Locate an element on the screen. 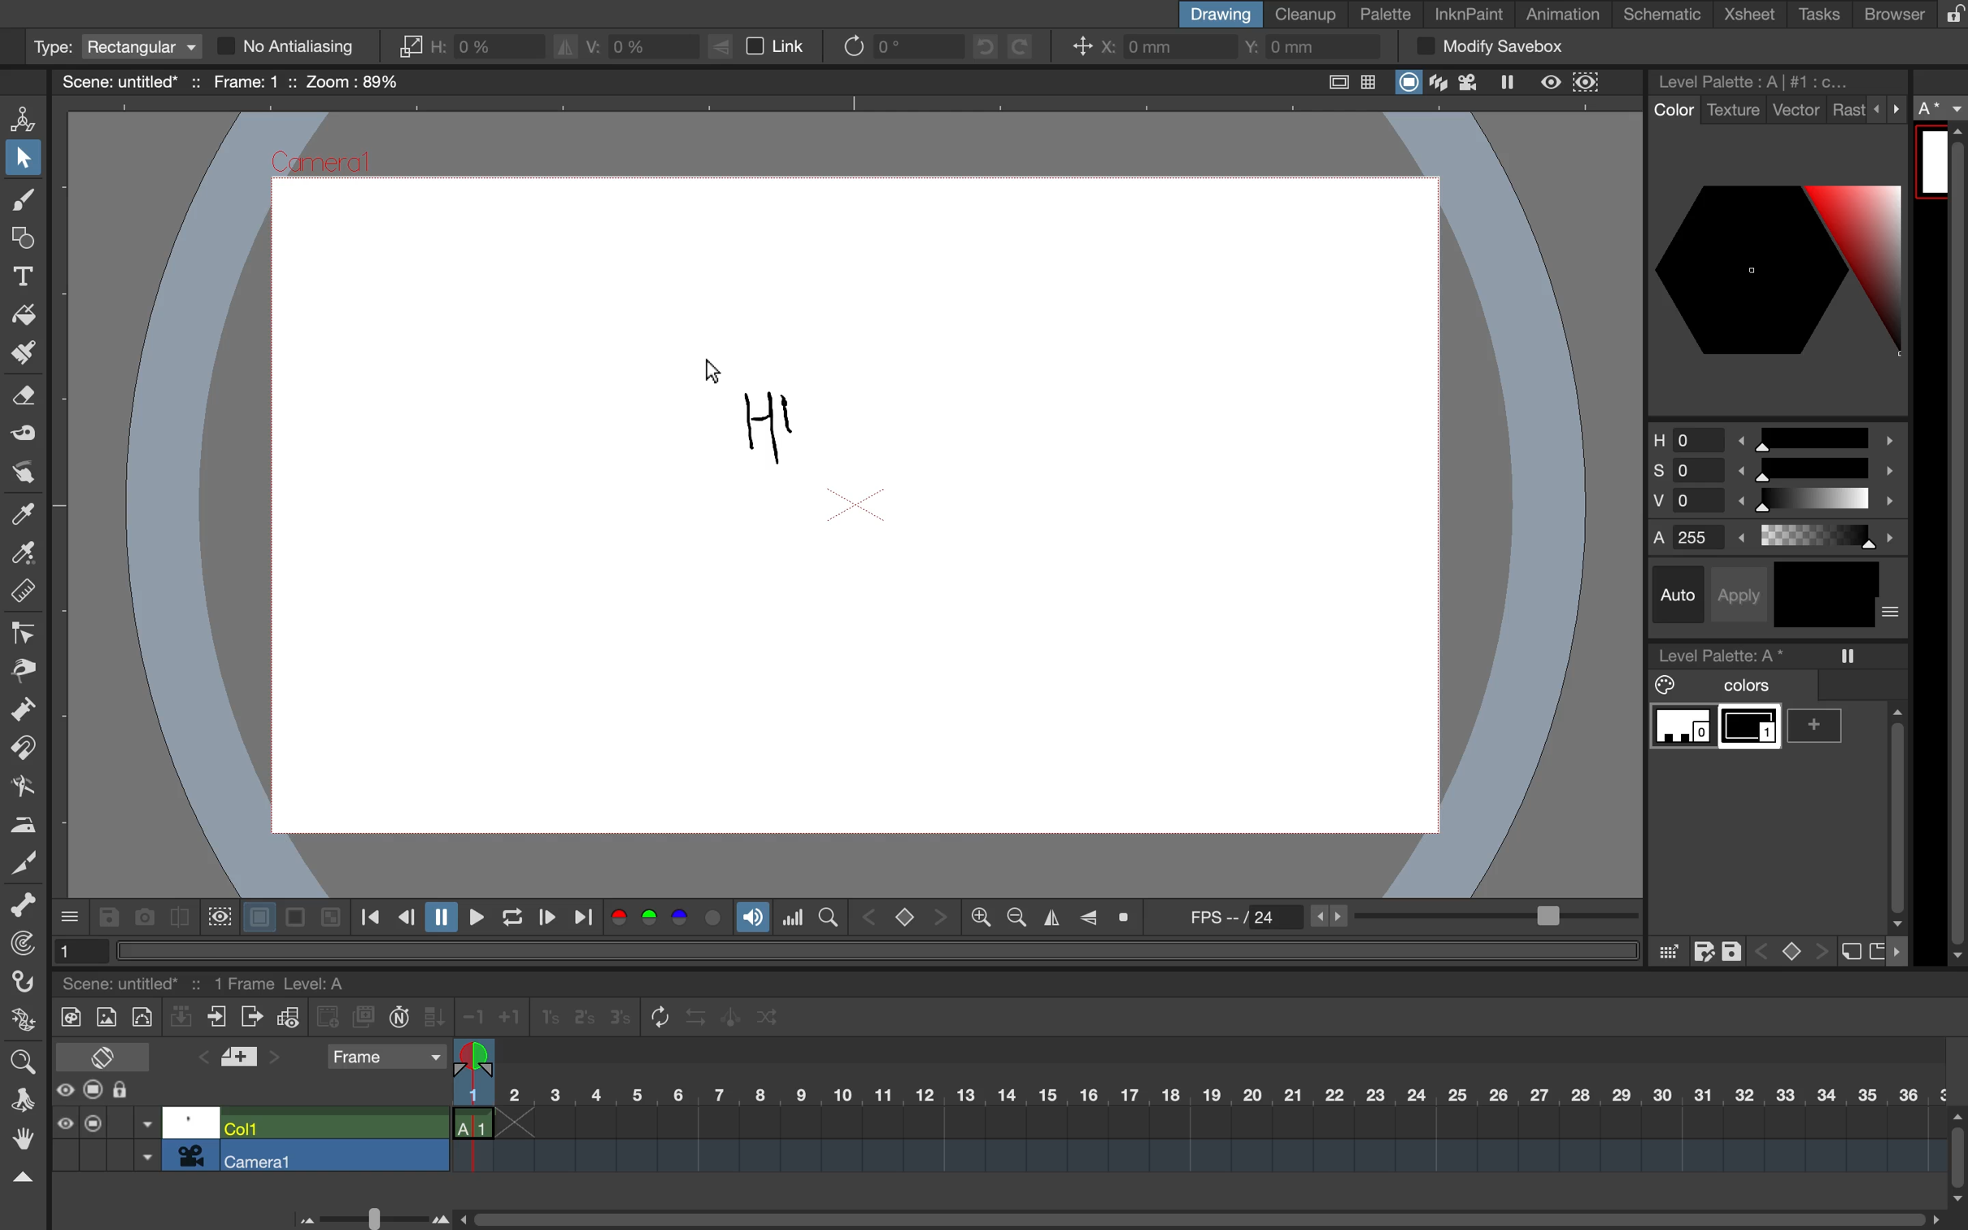 The width and height of the screenshot is (1968, 1230). rotate tool is located at coordinates (17, 1097).